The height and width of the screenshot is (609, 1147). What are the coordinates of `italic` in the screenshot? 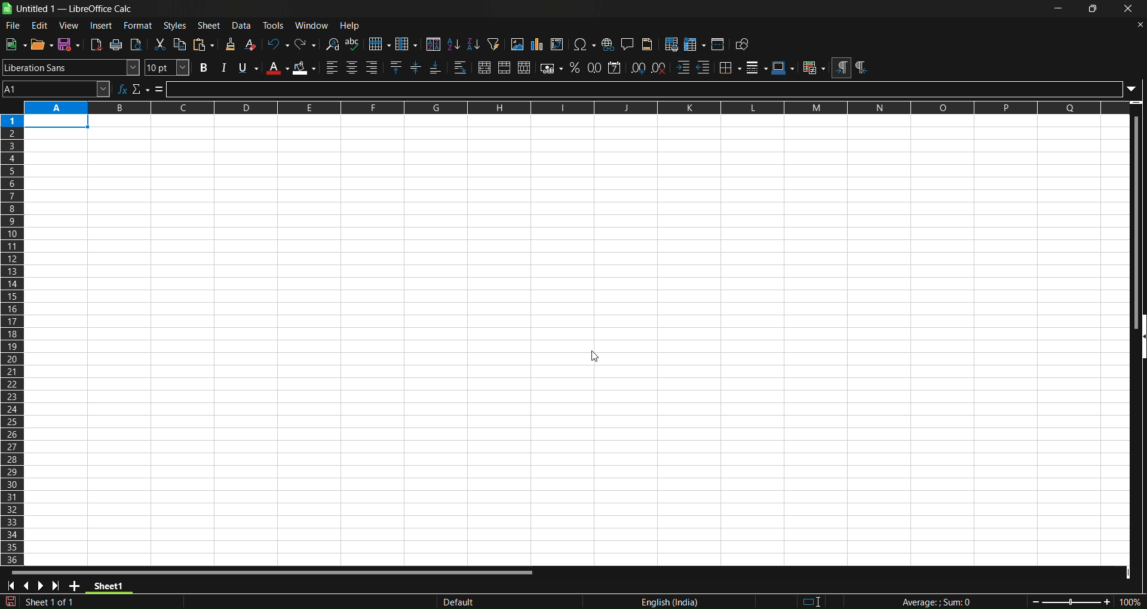 It's located at (223, 67).